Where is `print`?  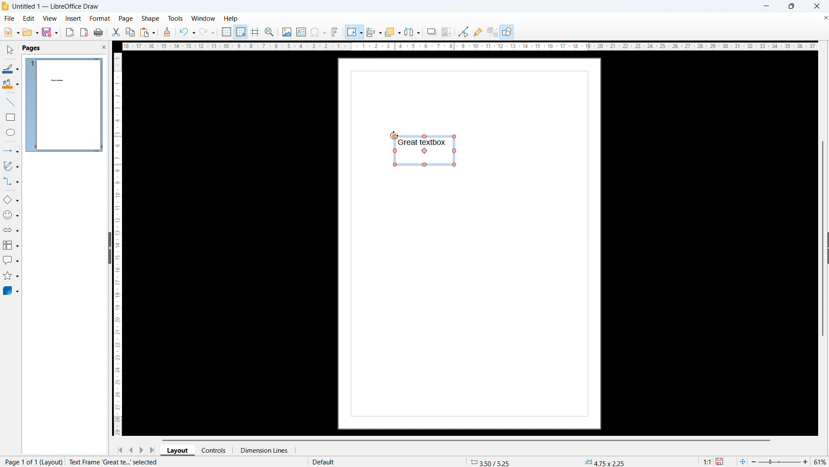 print is located at coordinates (99, 32).